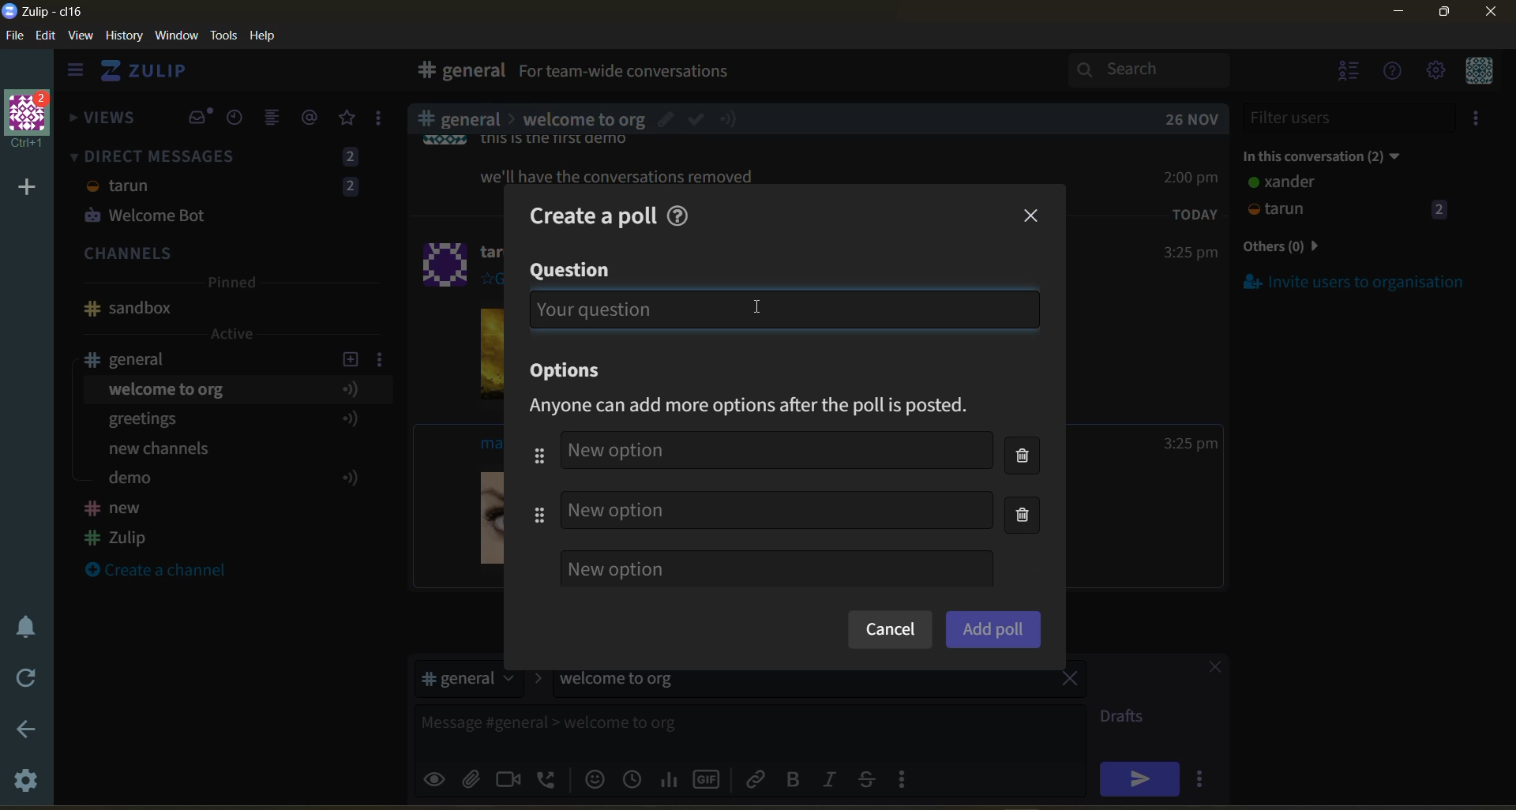 The width and height of the screenshot is (1516, 810). I want to click on Channel name, so click(128, 309).